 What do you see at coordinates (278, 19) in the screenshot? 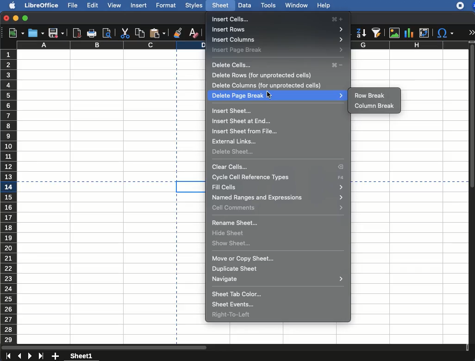
I see `insert cells` at bounding box center [278, 19].